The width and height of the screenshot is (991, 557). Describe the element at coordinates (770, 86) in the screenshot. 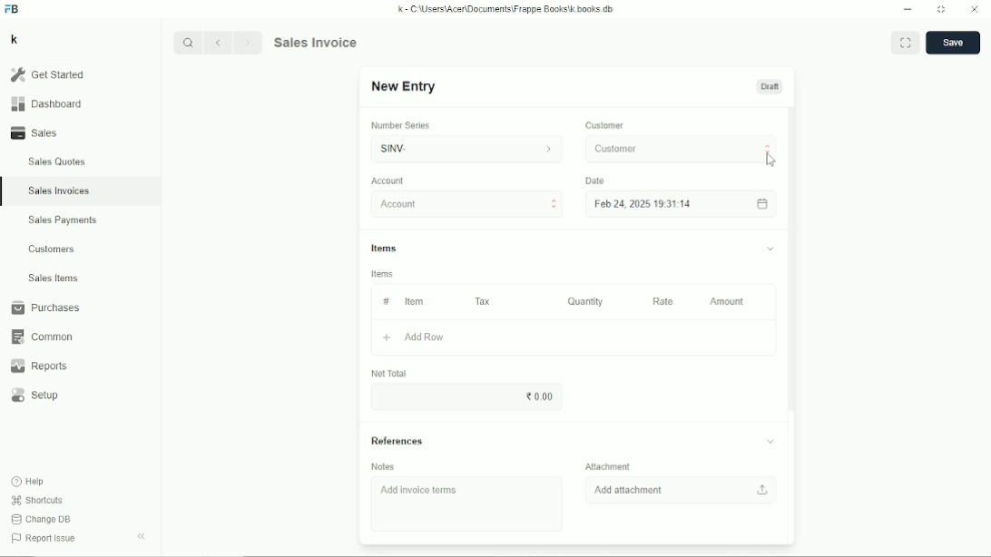

I see `Draft` at that location.